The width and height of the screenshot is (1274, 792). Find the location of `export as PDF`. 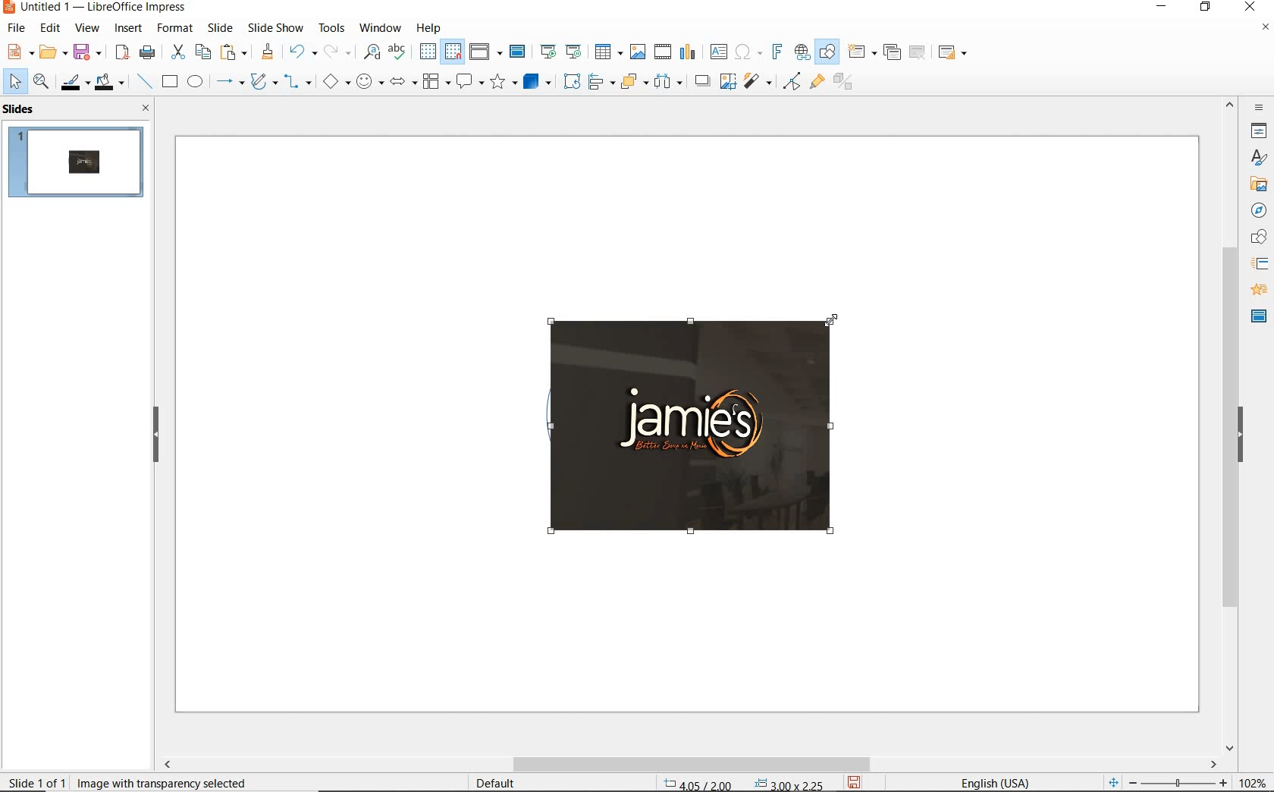

export as PDF is located at coordinates (122, 53).